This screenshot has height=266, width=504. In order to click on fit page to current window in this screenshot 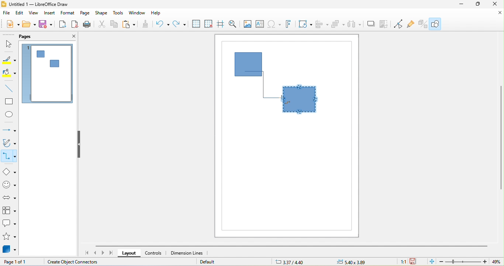, I will do `click(431, 262)`.